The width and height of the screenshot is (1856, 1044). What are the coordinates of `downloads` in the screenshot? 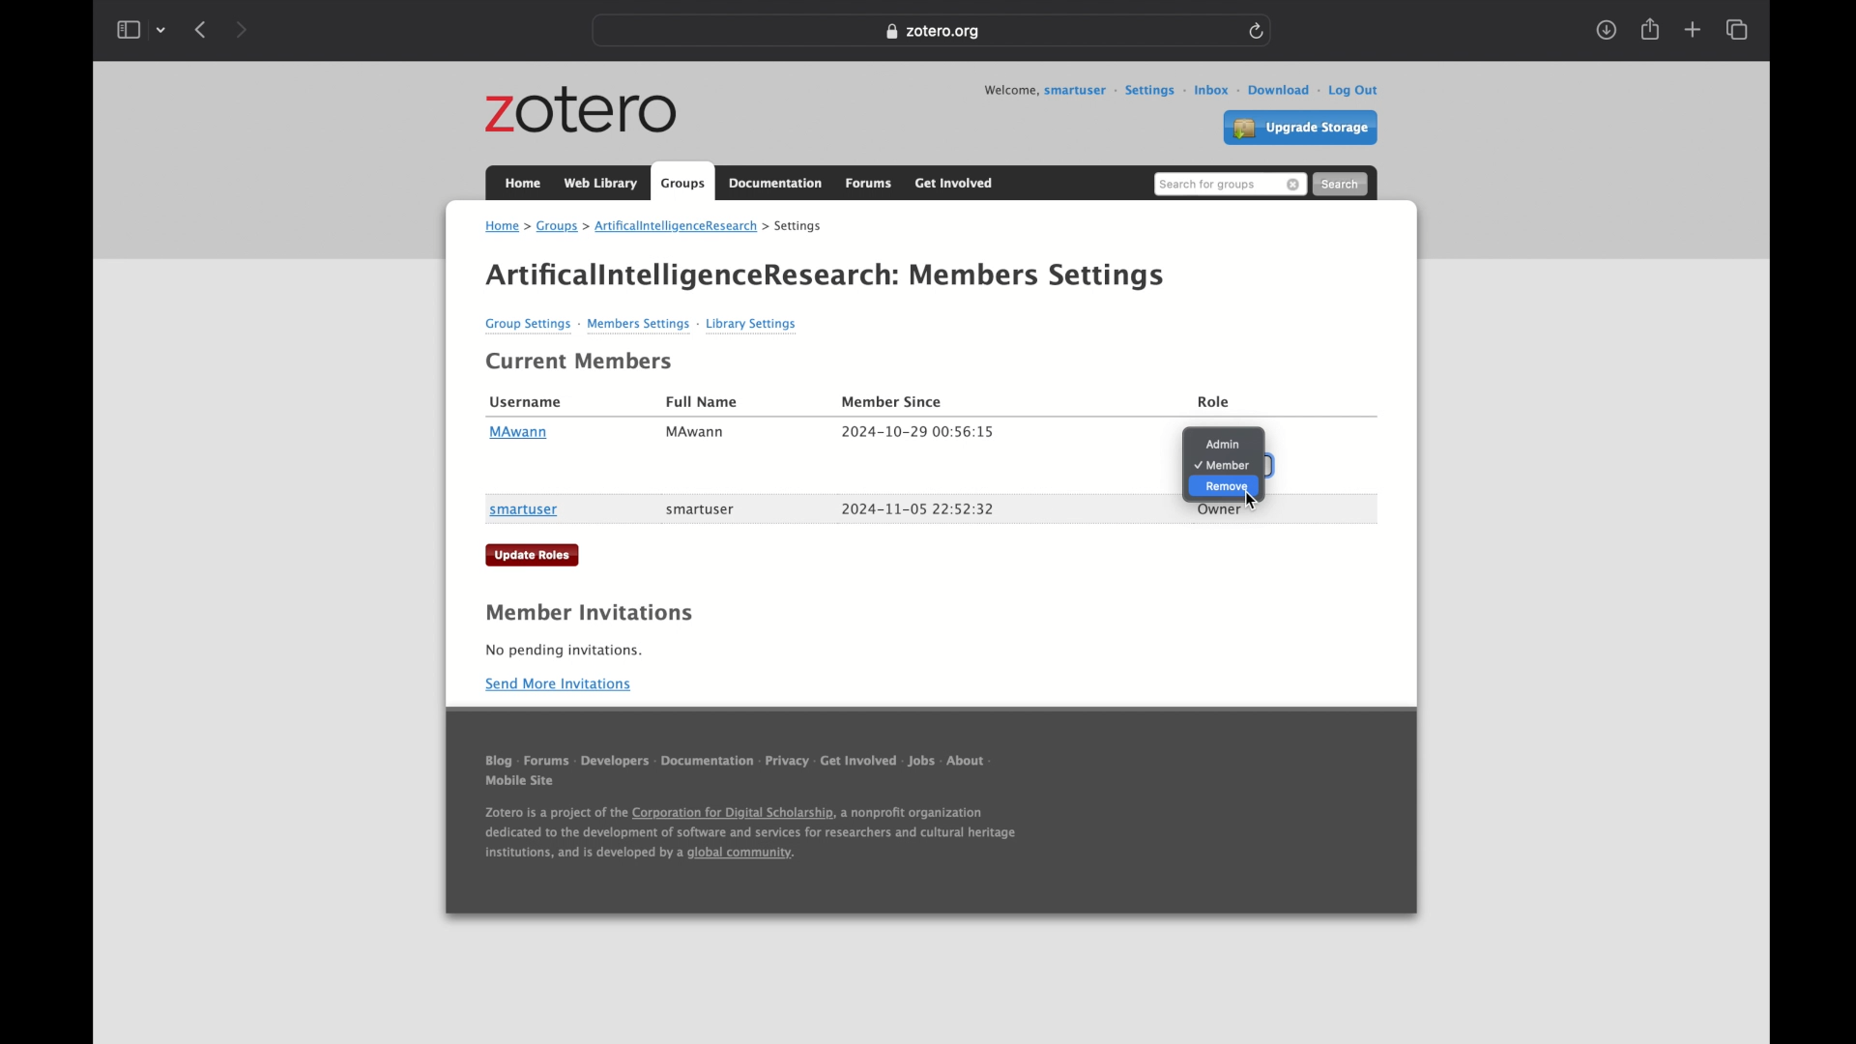 It's located at (1608, 30).